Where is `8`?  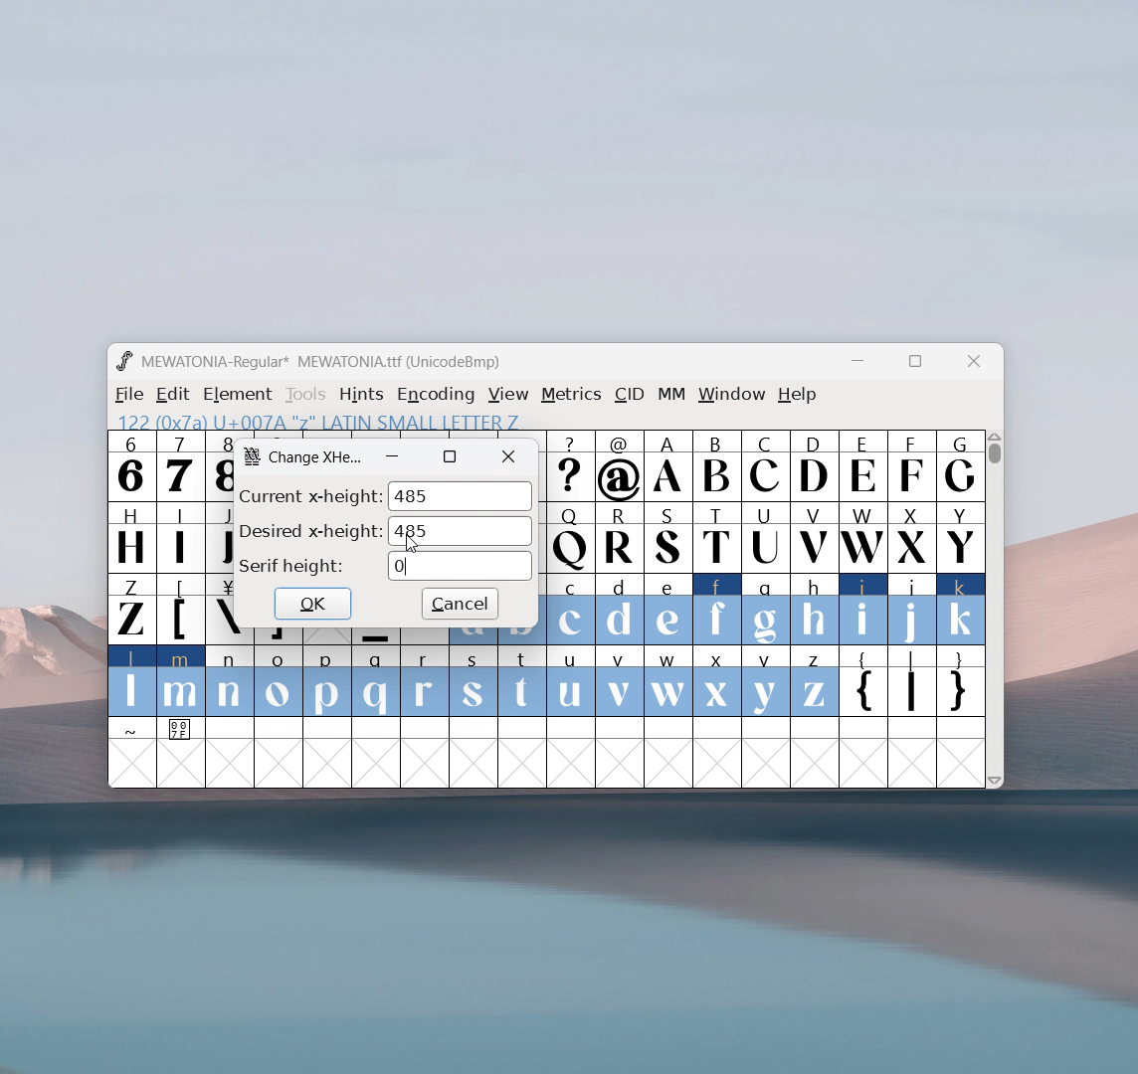 8 is located at coordinates (219, 465).